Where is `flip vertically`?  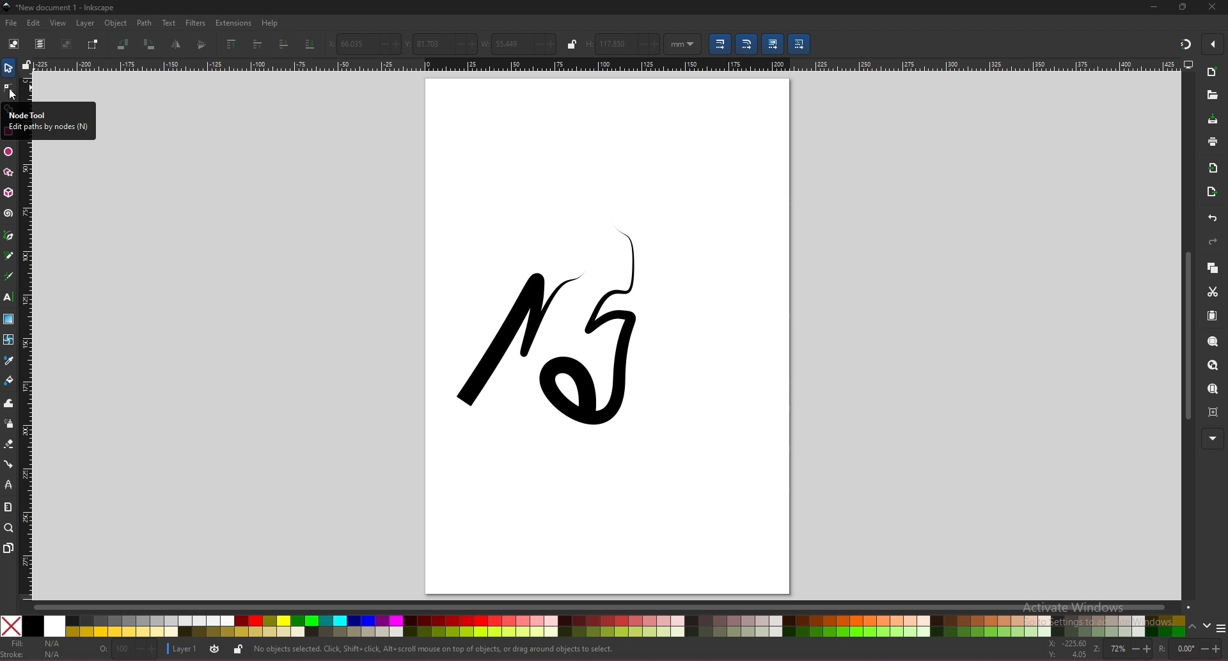 flip vertically is located at coordinates (177, 45).